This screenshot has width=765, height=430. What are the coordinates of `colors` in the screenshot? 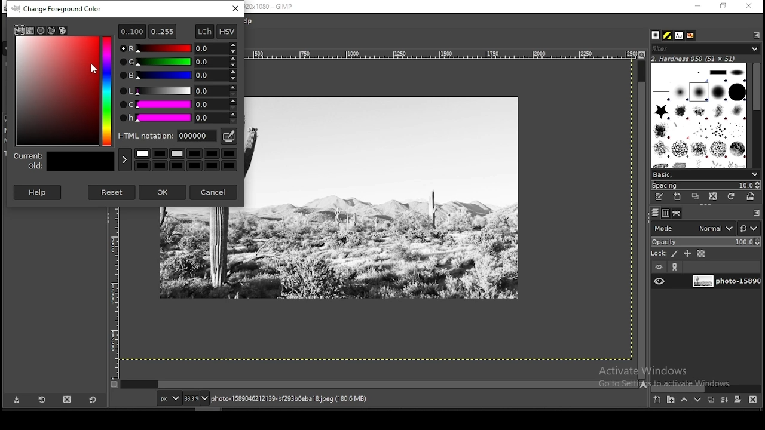 It's located at (186, 161).